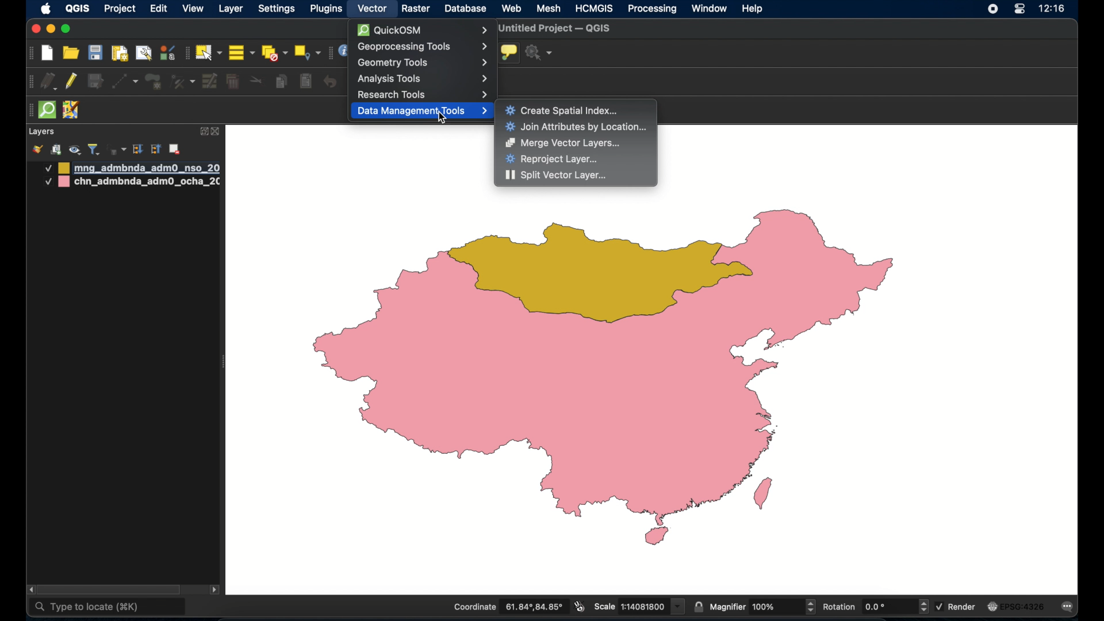 The height and width of the screenshot is (621, 1104). I want to click on select all features, so click(242, 53).